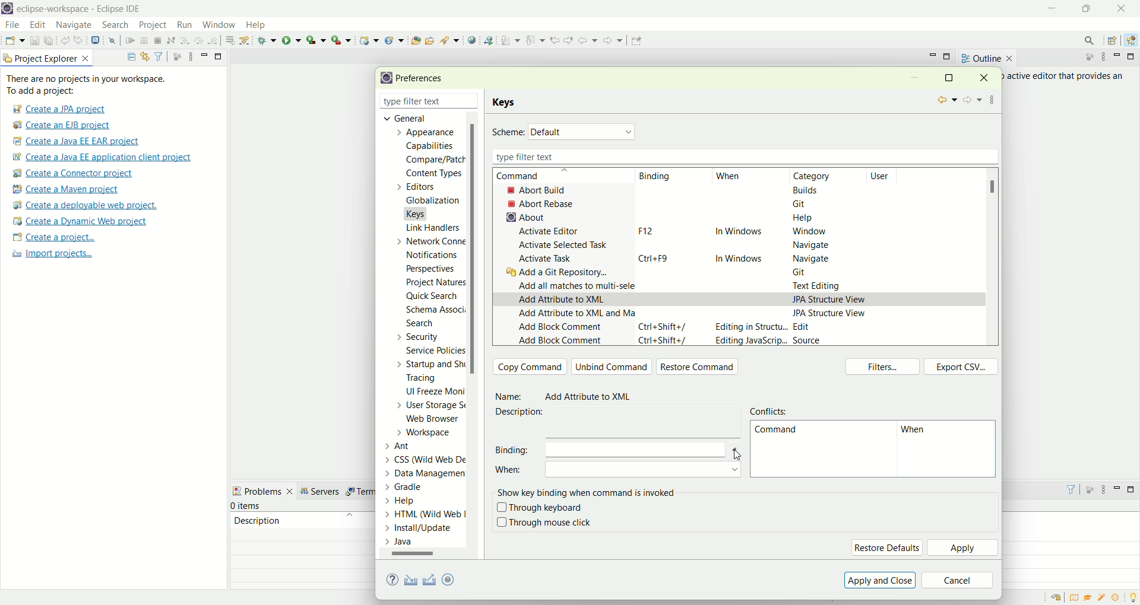 The image size is (1140, 605). What do you see at coordinates (806, 273) in the screenshot?
I see `Git` at bounding box center [806, 273].